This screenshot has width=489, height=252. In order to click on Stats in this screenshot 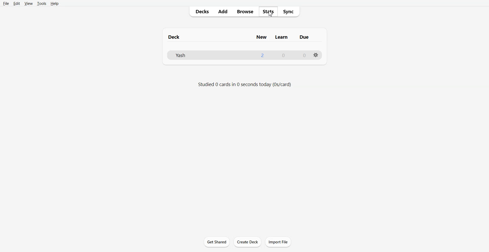, I will do `click(269, 12)`.